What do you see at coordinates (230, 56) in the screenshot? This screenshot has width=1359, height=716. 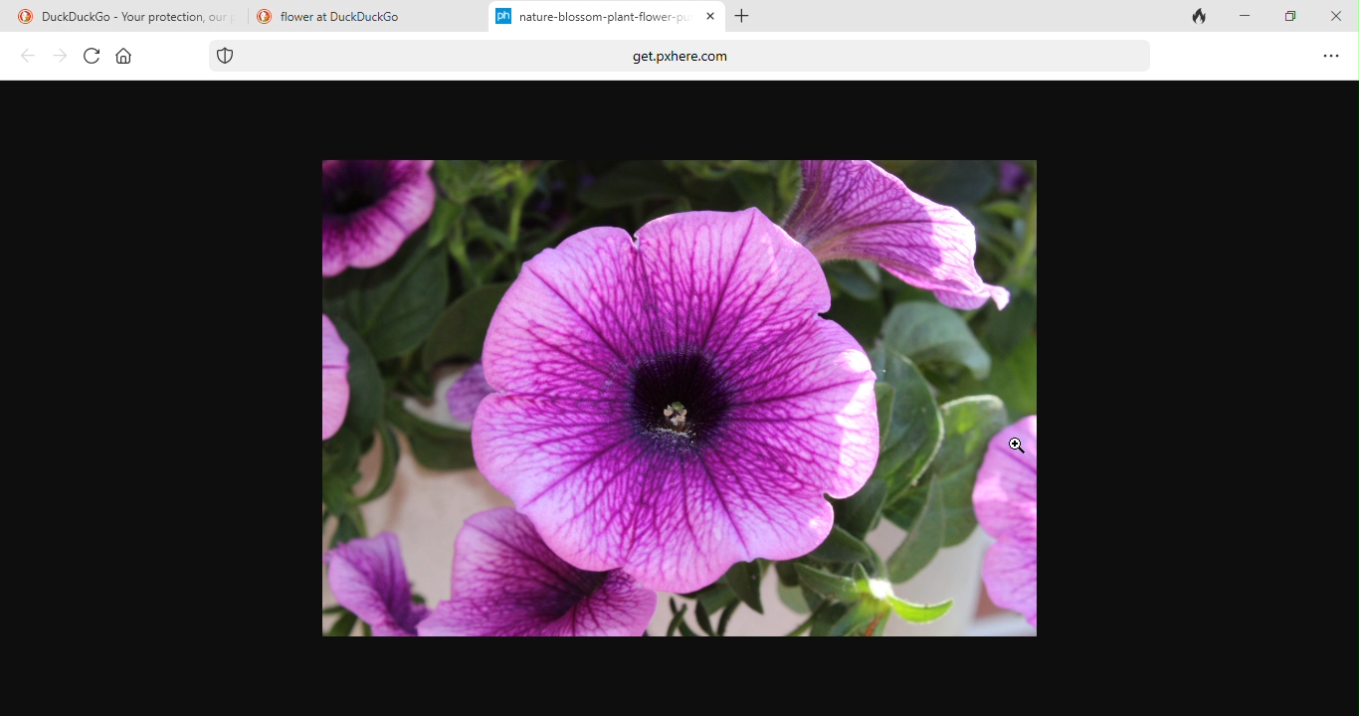 I see `tracking` at bounding box center [230, 56].